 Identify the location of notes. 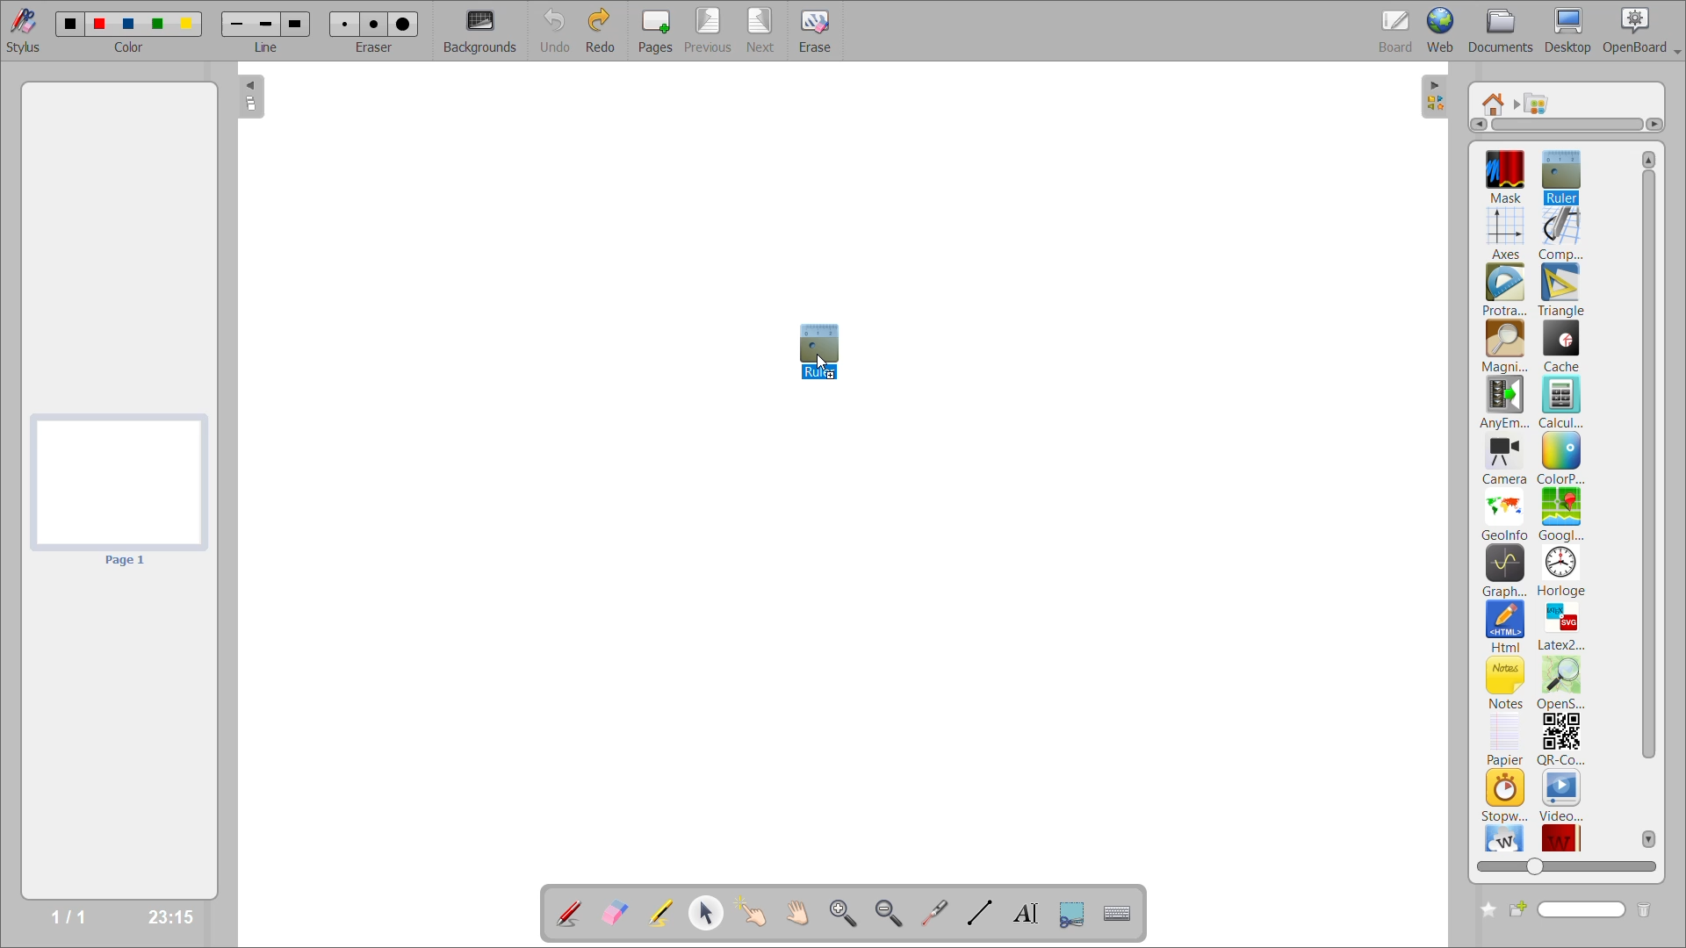
(1506, 682).